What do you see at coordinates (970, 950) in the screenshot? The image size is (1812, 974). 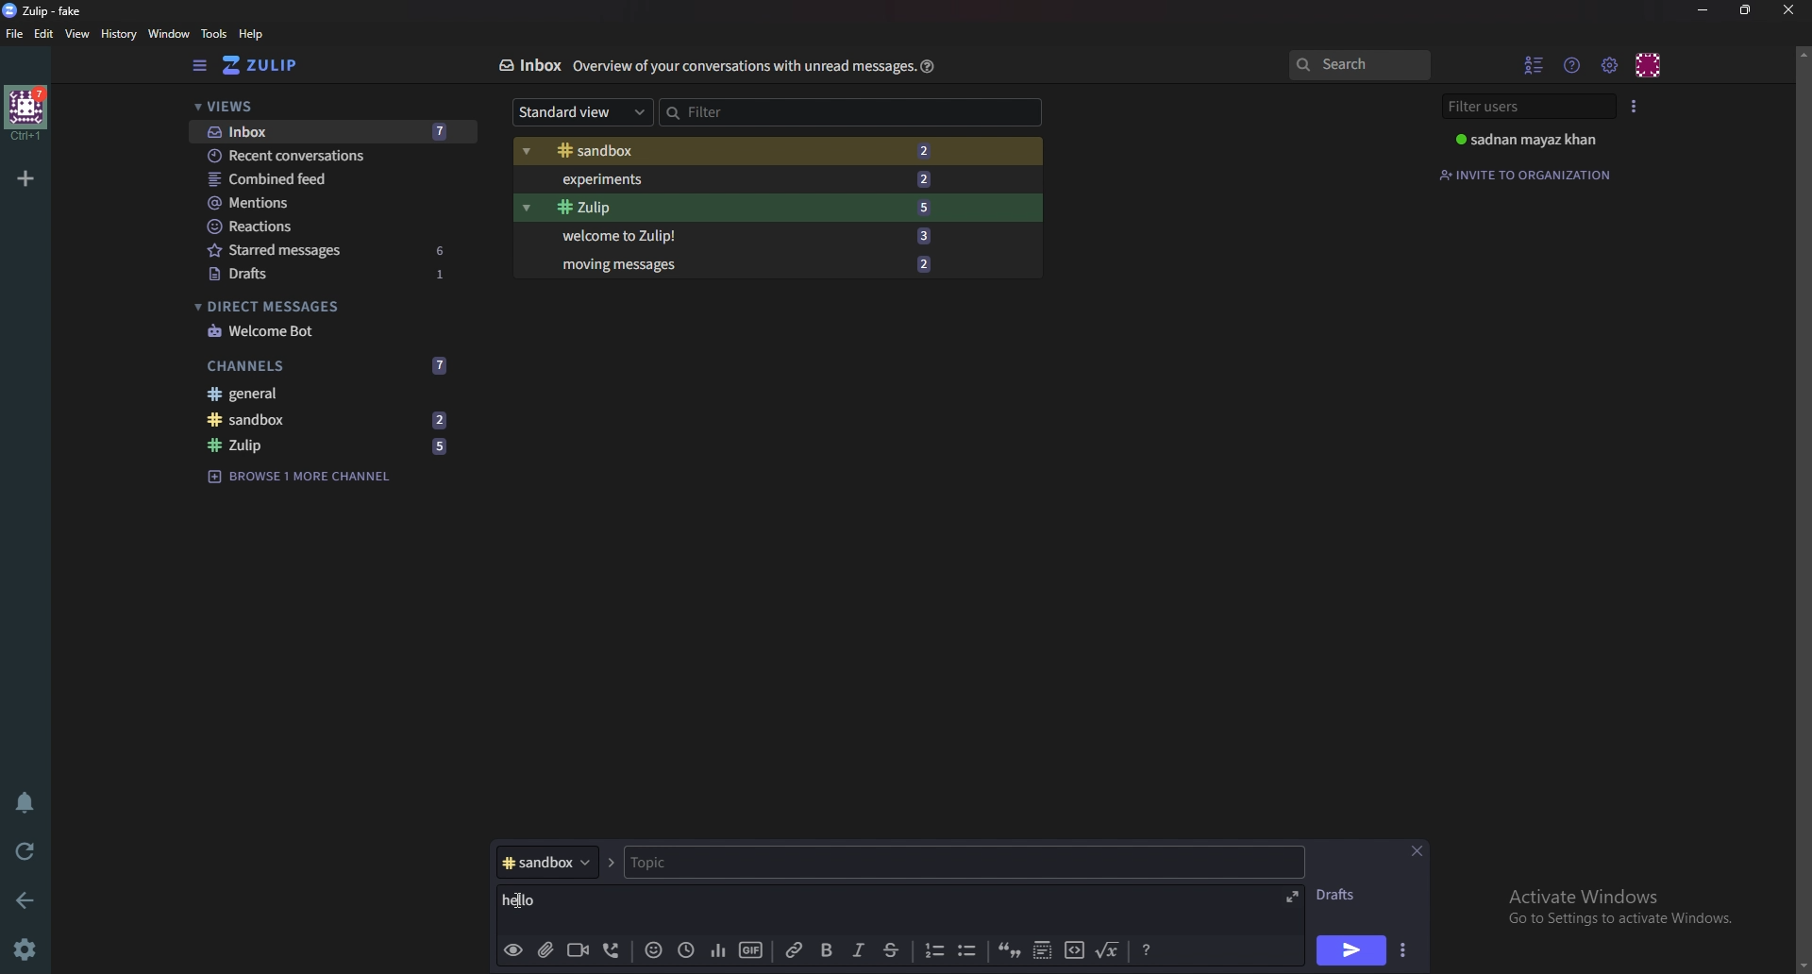 I see `bullet list` at bounding box center [970, 950].